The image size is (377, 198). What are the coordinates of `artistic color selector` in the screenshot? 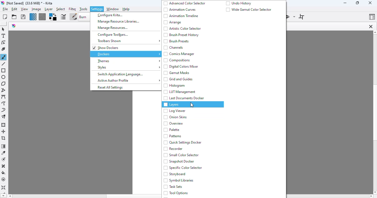 It's located at (183, 29).